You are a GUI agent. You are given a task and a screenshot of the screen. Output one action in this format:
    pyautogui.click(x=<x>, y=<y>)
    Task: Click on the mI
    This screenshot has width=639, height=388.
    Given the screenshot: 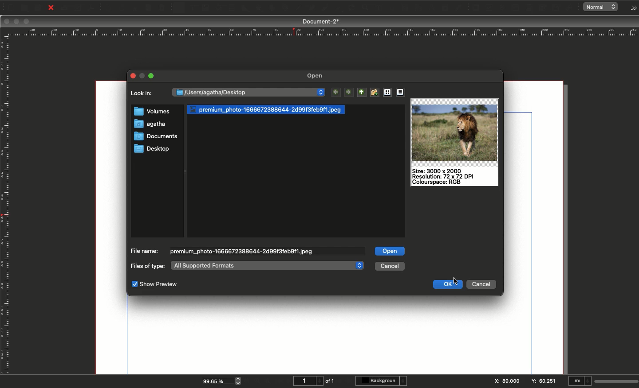 What is the action you would take?
    pyautogui.click(x=580, y=382)
    